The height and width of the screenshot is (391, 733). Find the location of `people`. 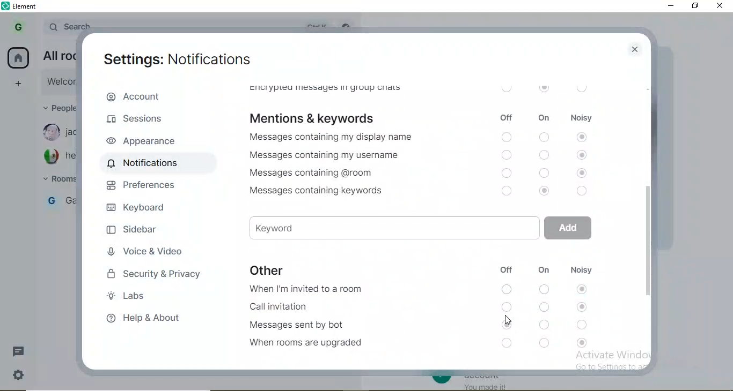

people is located at coordinates (59, 106).